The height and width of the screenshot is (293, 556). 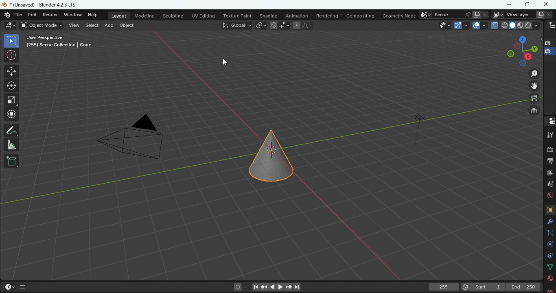 What do you see at coordinates (444, 25) in the screenshot?
I see `Selectability and visibility` at bounding box center [444, 25].